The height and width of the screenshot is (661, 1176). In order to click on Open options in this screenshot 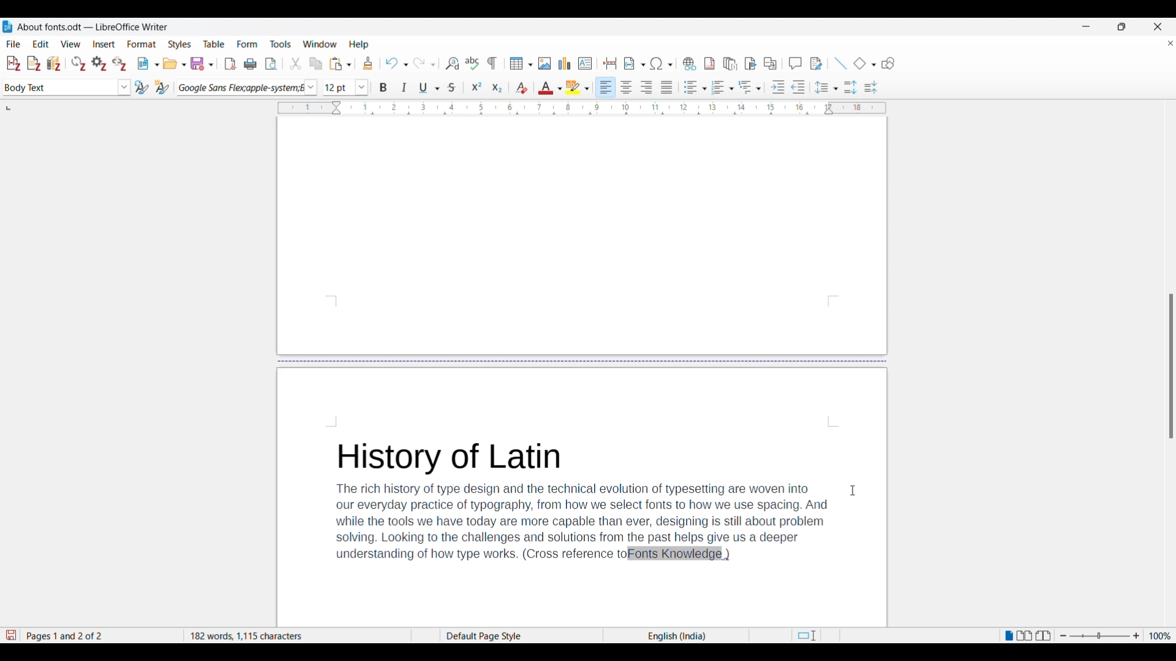, I will do `click(175, 64)`.